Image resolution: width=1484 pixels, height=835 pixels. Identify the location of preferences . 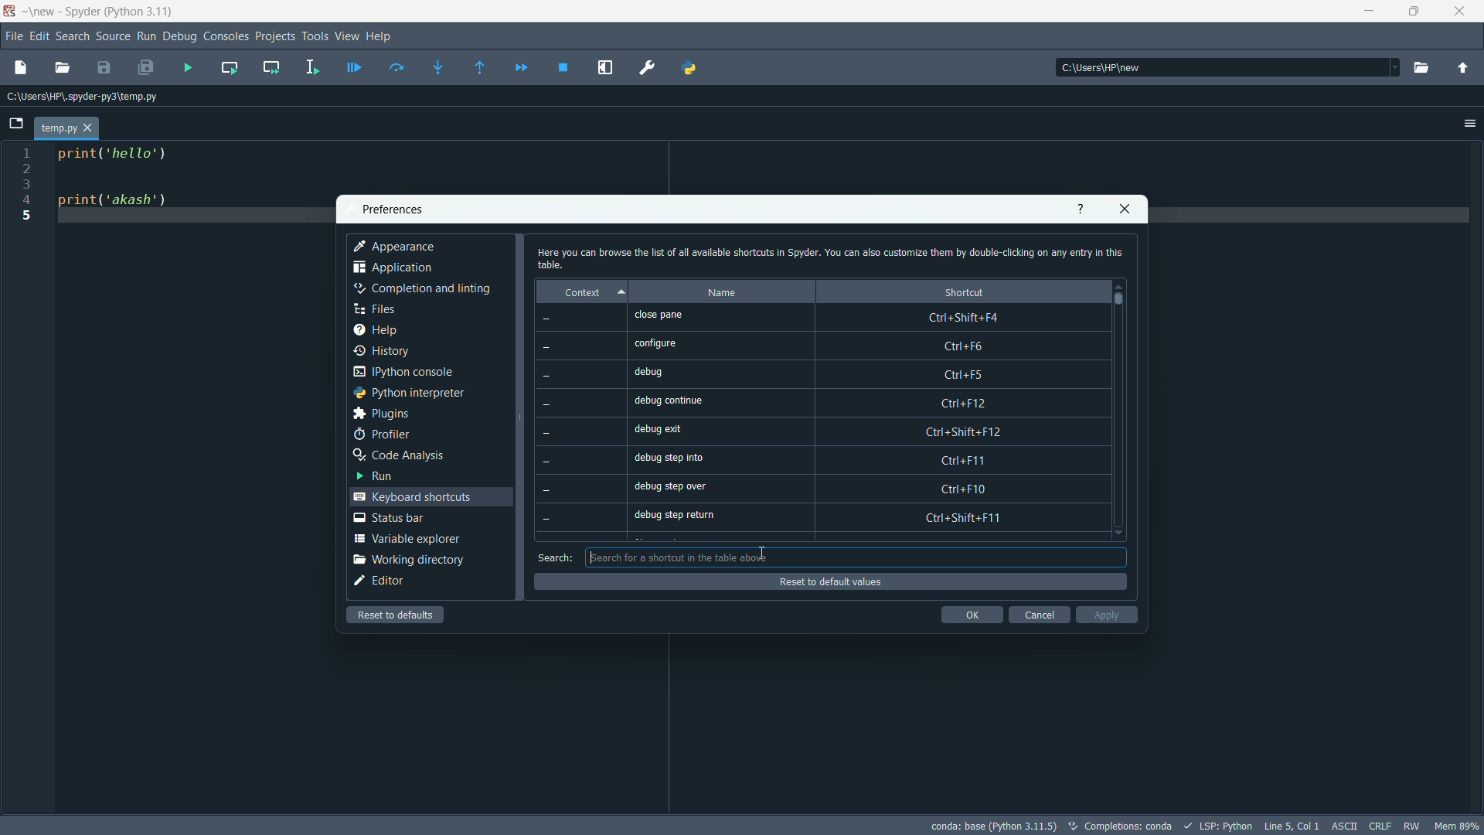
(648, 68).